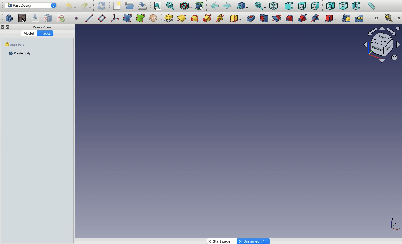  What do you see at coordinates (251, 18) in the screenshot?
I see `Pocket` at bounding box center [251, 18].